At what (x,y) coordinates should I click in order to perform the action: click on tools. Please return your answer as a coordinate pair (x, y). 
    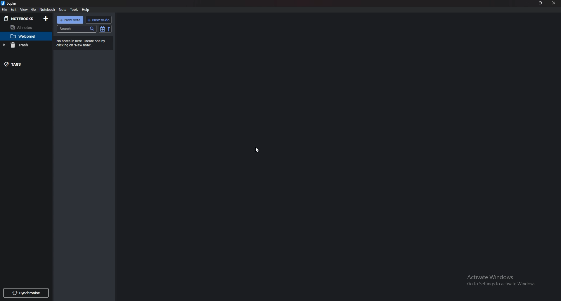
    Looking at the image, I should click on (74, 9).